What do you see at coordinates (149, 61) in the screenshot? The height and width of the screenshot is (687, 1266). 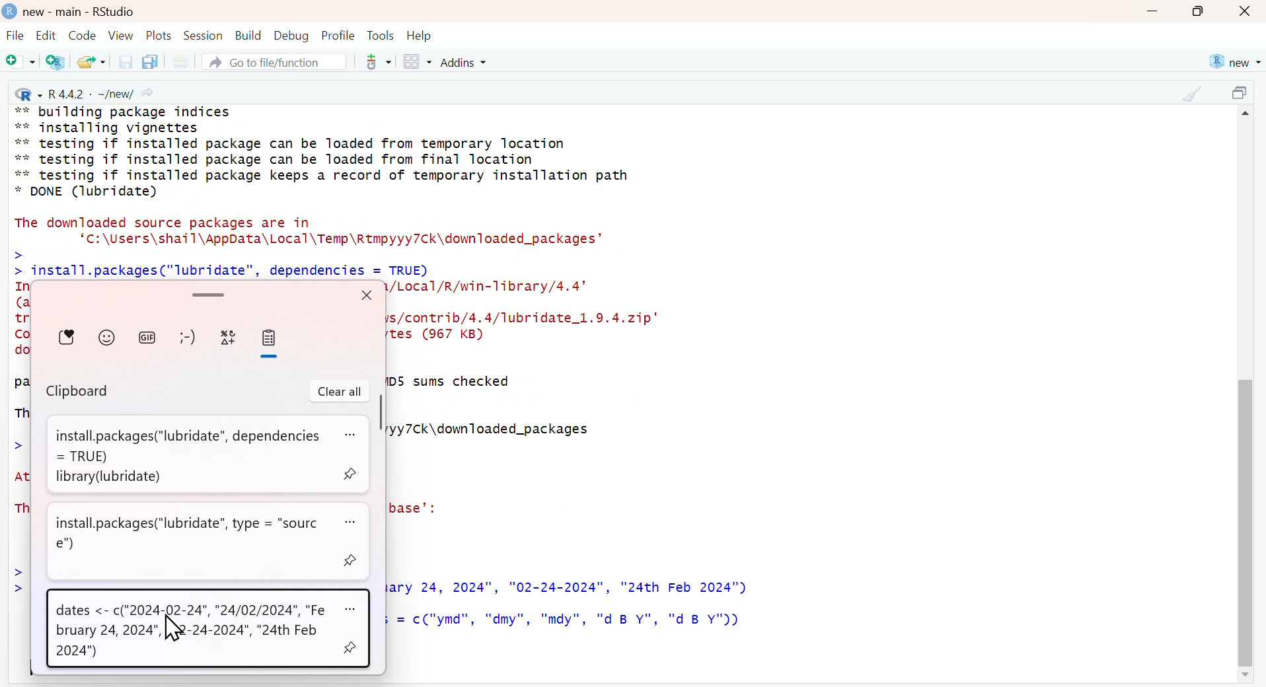 I see `save all the open documents` at bounding box center [149, 61].